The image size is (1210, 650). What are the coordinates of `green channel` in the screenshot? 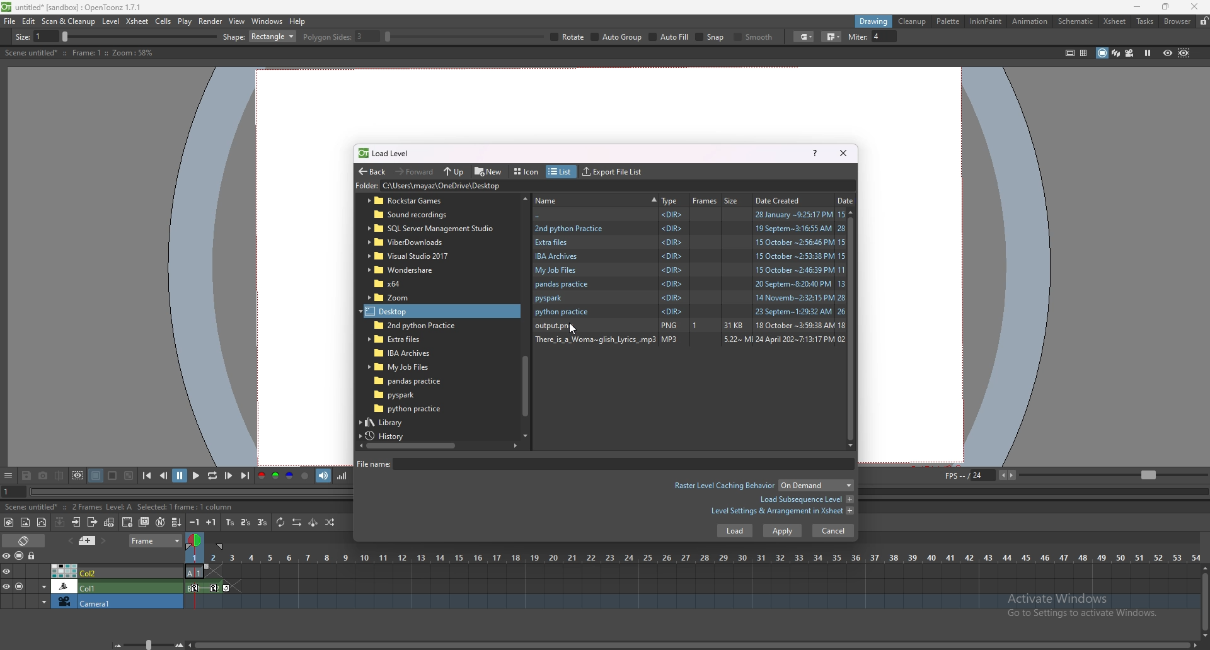 It's located at (275, 476).